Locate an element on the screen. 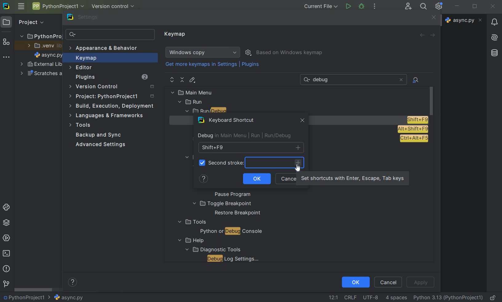 This screenshot has width=502, height=302. main menu is located at coordinates (21, 6).